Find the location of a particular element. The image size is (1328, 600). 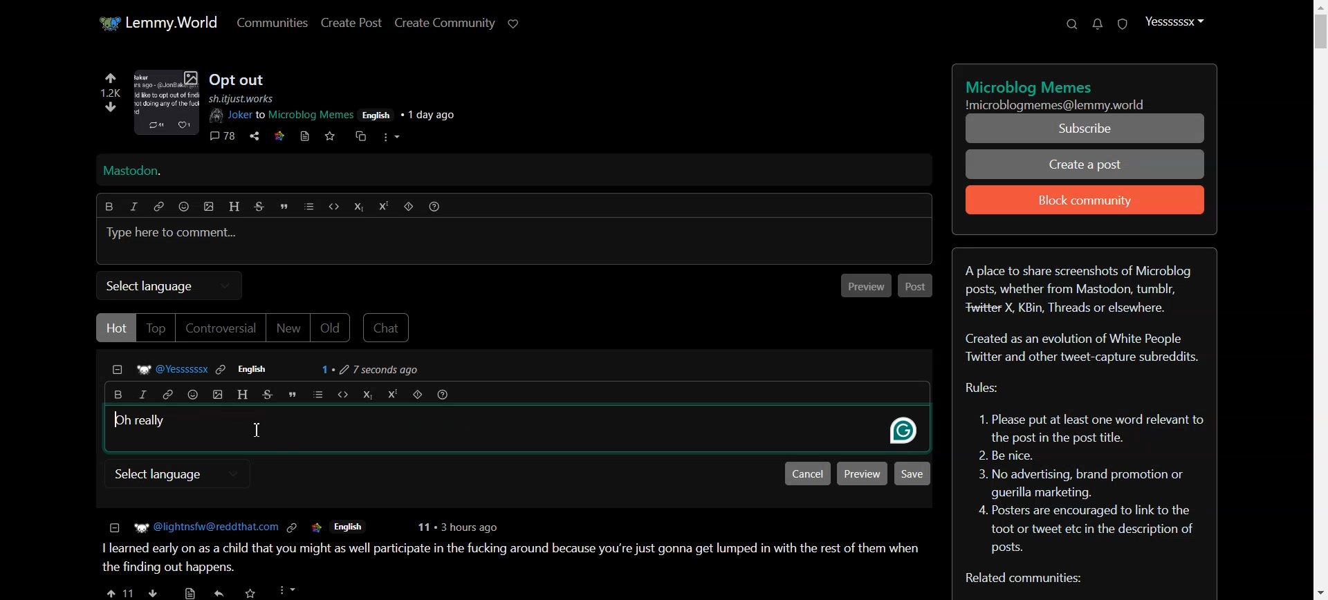

Quote is located at coordinates (290, 394).